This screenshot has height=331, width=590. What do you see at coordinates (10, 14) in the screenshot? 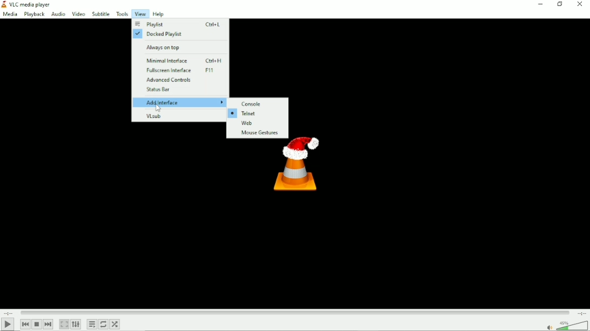
I see `Media` at bounding box center [10, 14].